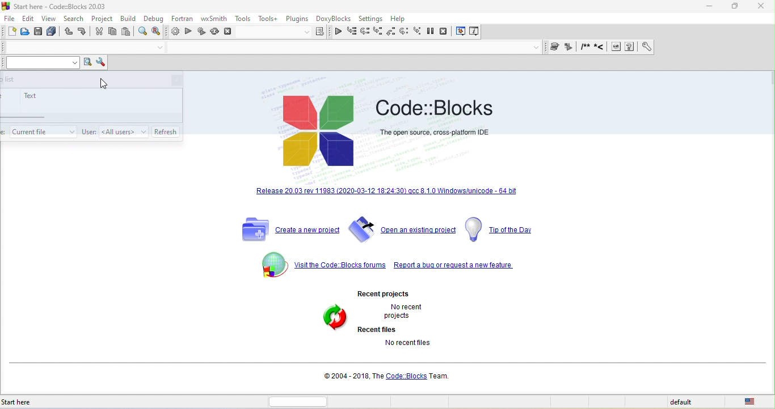 This screenshot has width=775, height=409. Describe the element at coordinates (214, 18) in the screenshot. I see `wxsmith` at that location.